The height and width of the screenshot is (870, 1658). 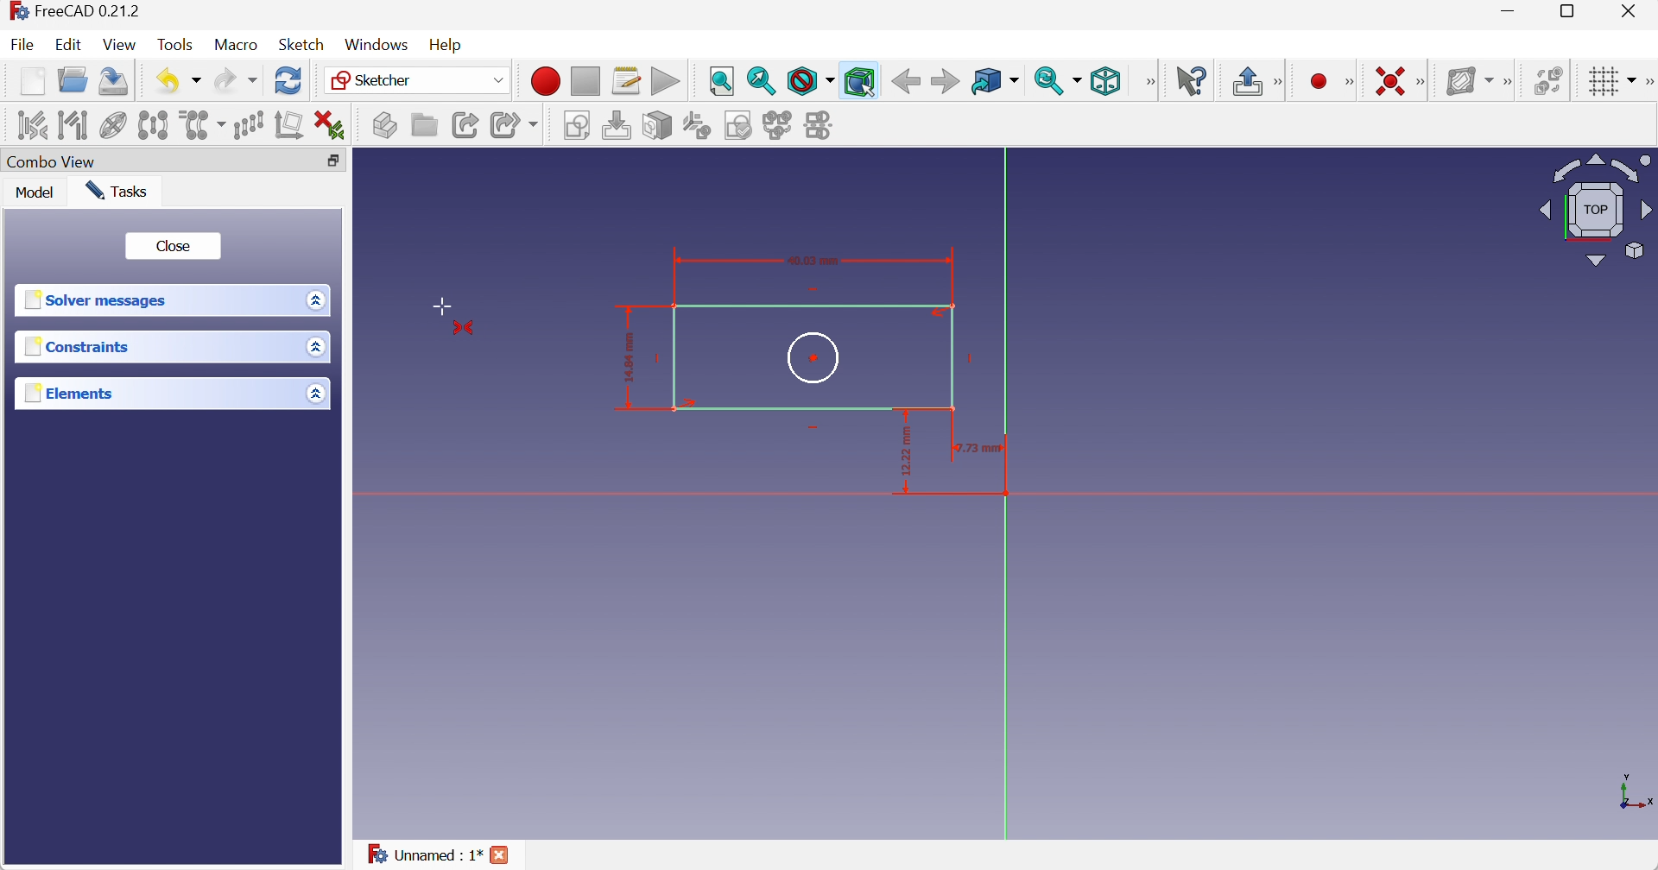 What do you see at coordinates (579, 127) in the screenshot?
I see `Create sketch` at bounding box center [579, 127].